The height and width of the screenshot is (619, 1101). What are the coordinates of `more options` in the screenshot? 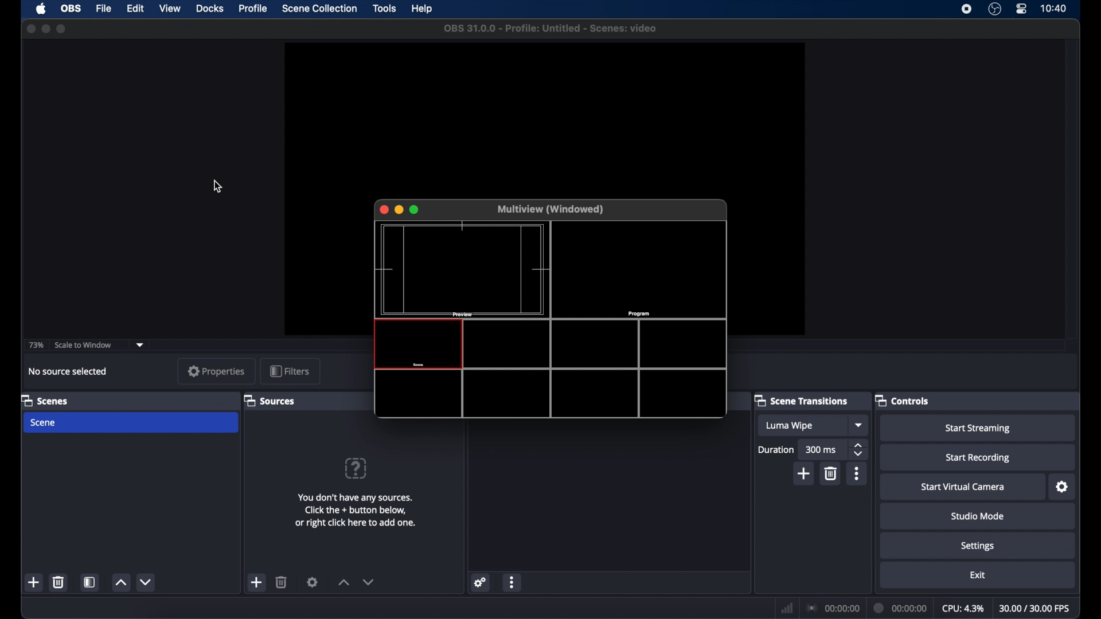 It's located at (513, 582).